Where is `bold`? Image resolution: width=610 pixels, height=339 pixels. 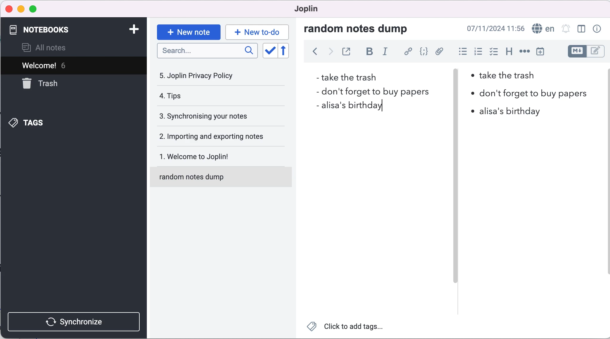 bold is located at coordinates (368, 53).